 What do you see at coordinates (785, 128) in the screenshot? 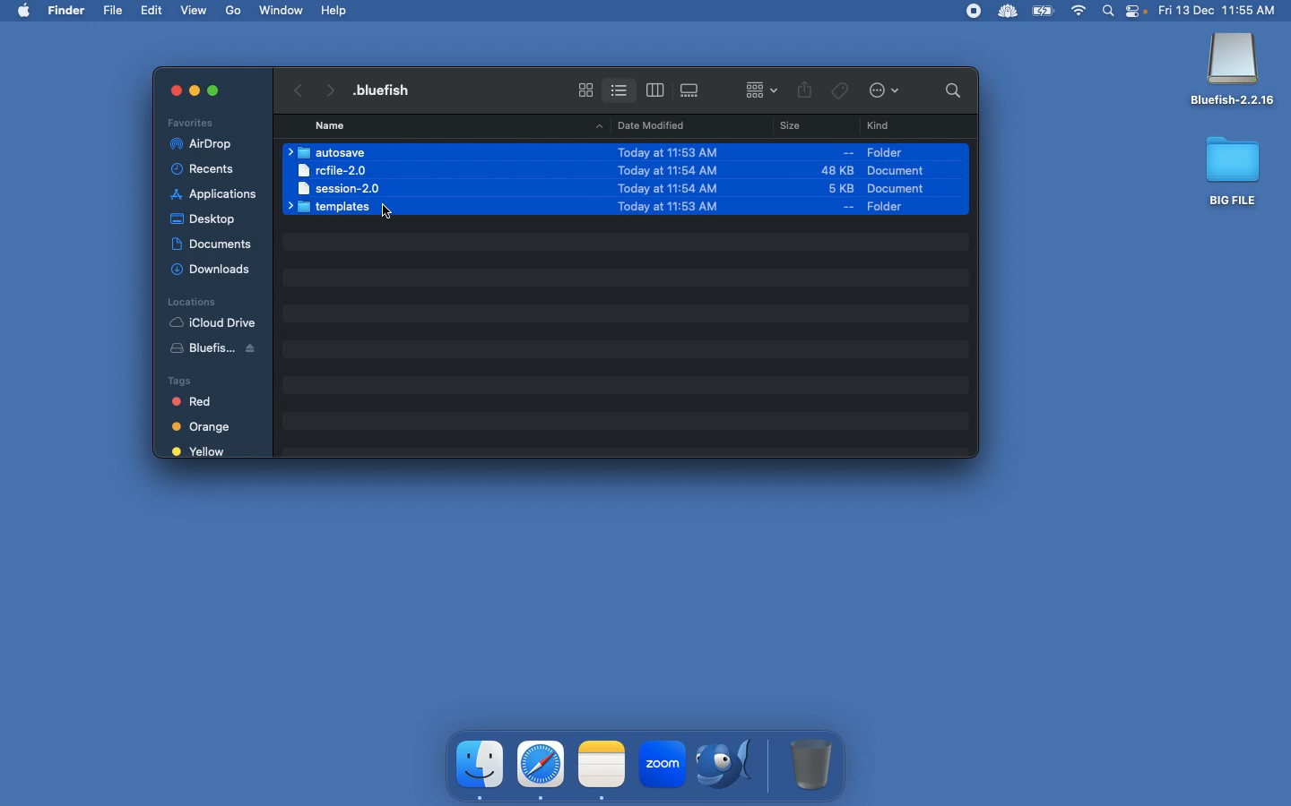
I see `size` at bounding box center [785, 128].